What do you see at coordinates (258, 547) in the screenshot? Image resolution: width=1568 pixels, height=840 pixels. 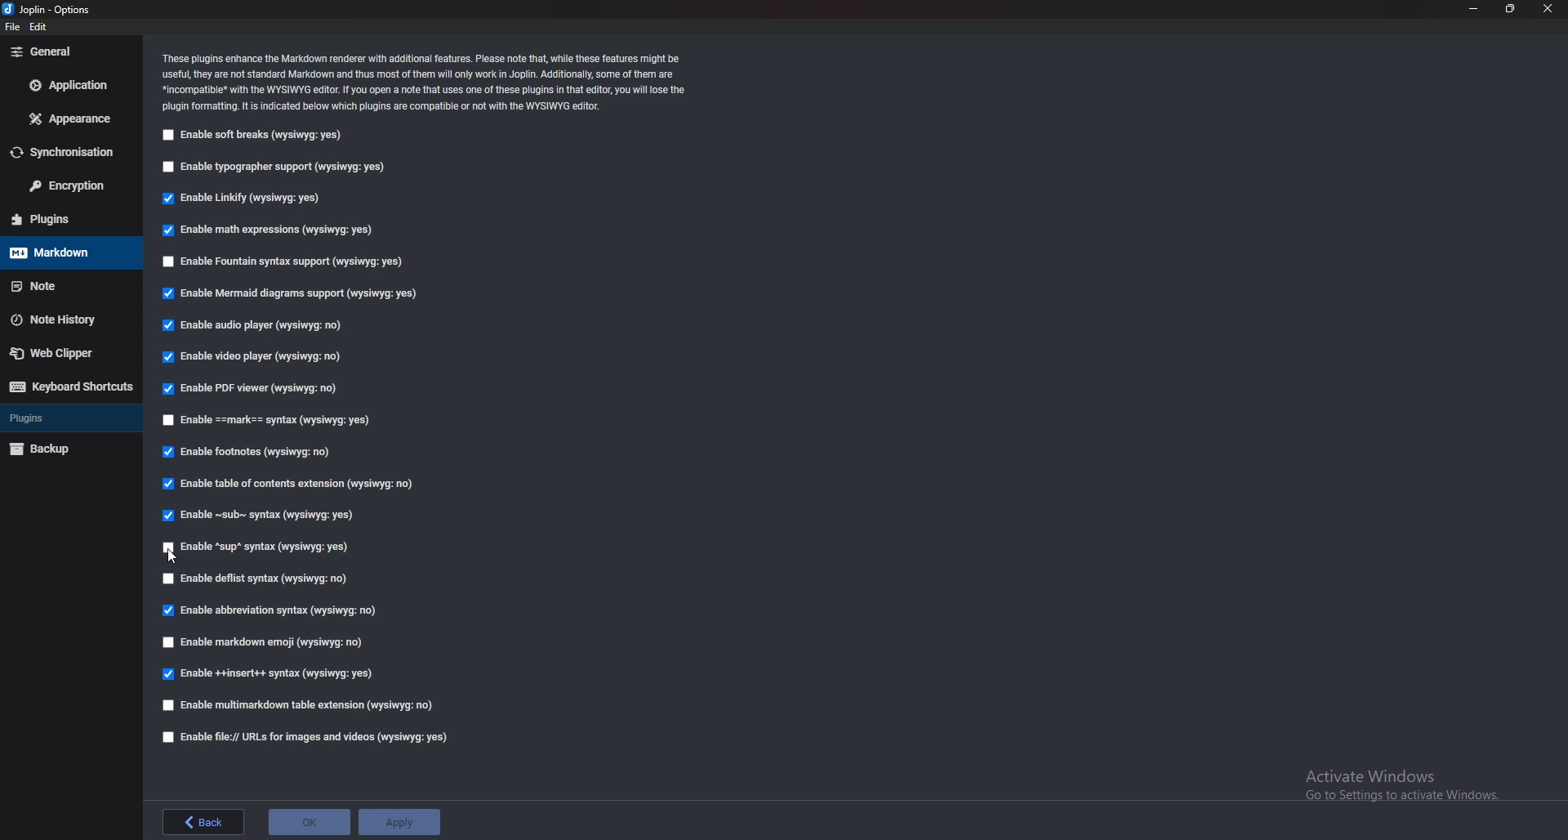 I see `Cursor Enable sup syntax` at bounding box center [258, 547].